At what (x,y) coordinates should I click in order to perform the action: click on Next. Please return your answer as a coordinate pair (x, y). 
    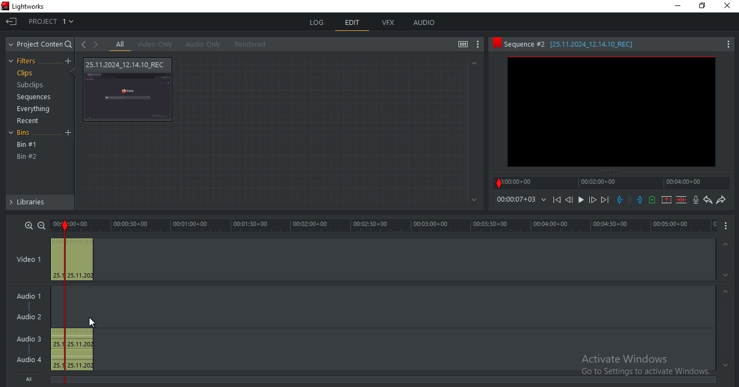
    Looking at the image, I should click on (606, 199).